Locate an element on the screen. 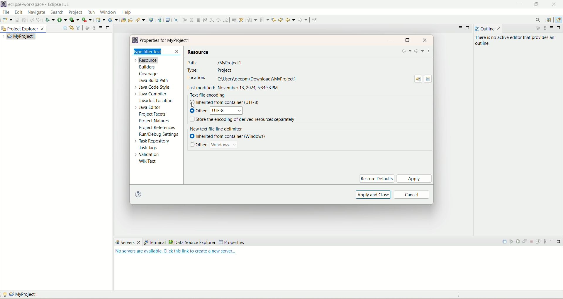 This screenshot has width=563, height=299. validation is located at coordinates (146, 155).